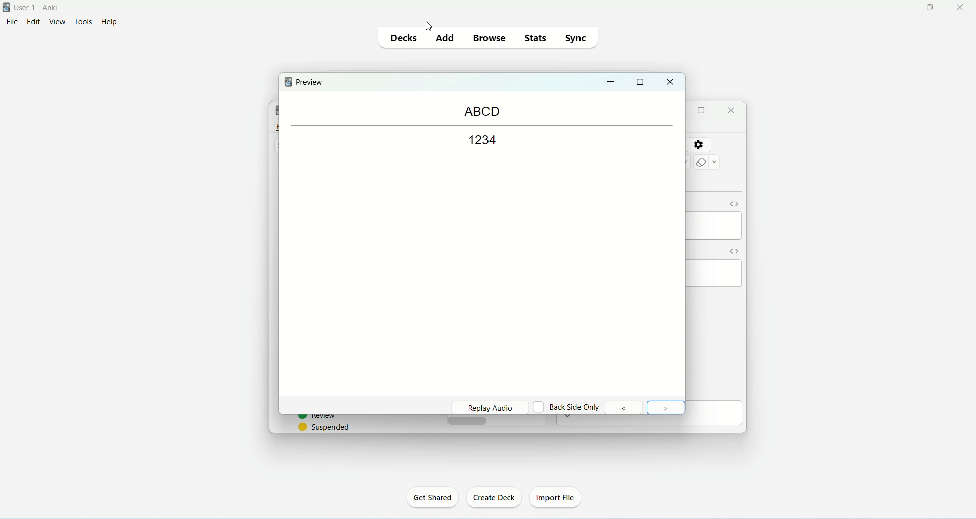 The height and width of the screenshot is (519, 976). Describe the element at coordinates (407, 38) in the screenshot. I see `decks` at that location.